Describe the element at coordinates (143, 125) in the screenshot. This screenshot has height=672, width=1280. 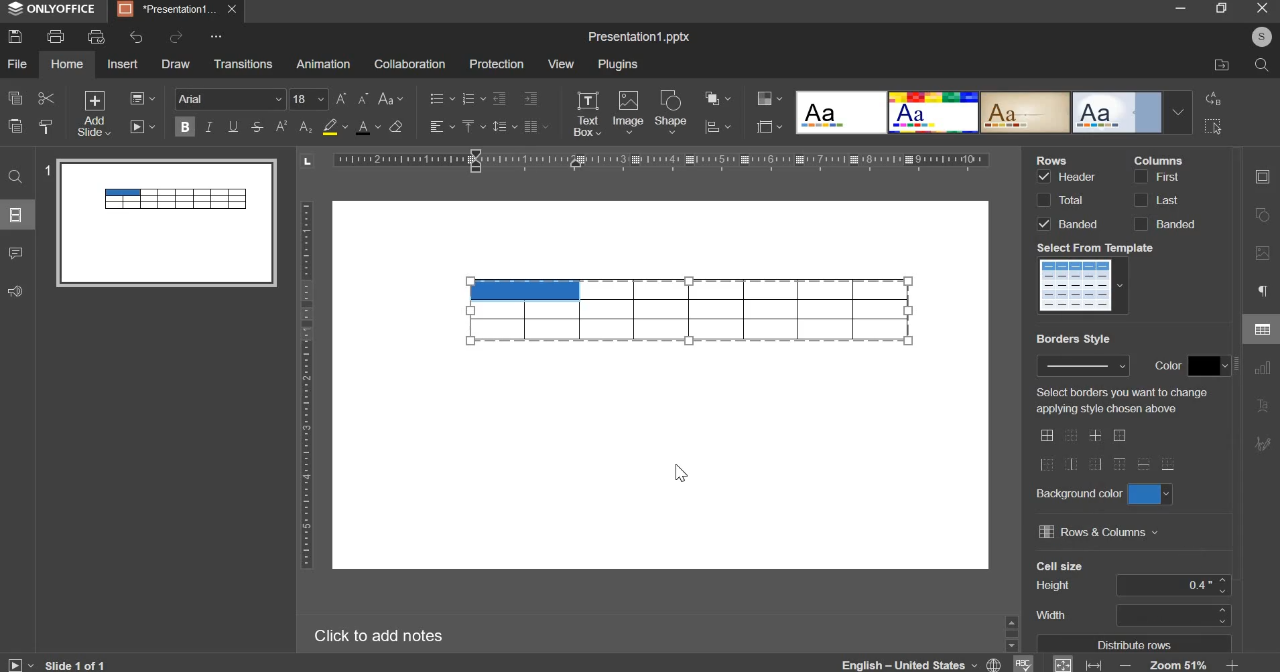
I see `slideshow` at that location.